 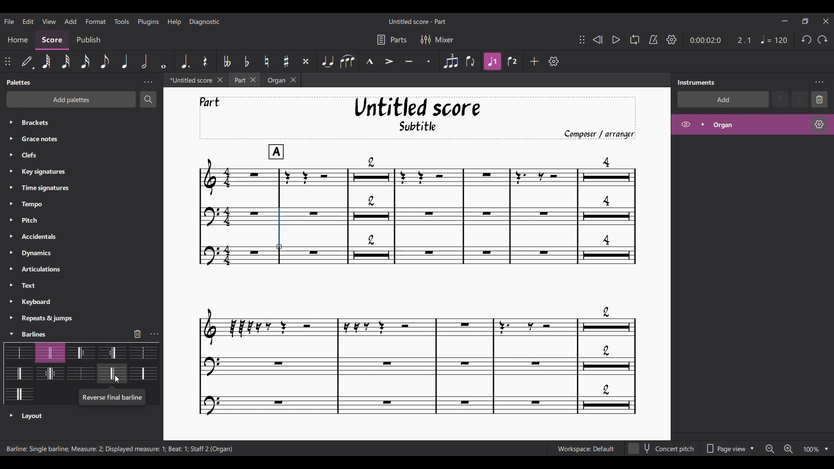 What do you see at coordinates (239, 80) in the screenshot?
I see `Part tab` at bounding box center [239, 80].